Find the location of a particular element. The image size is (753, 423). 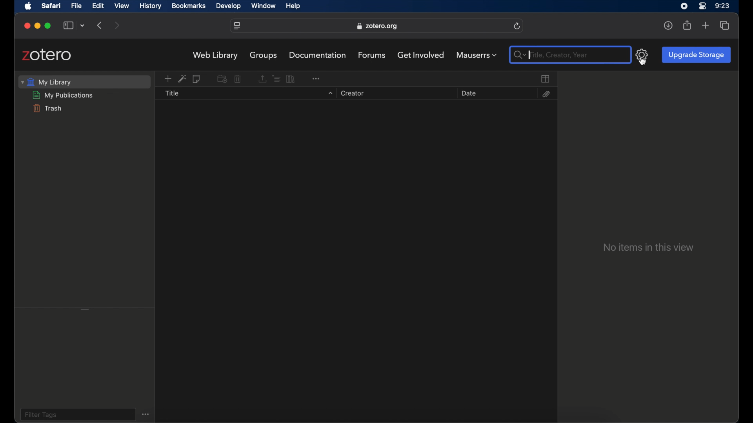

next is located at coordinates (118, 26).